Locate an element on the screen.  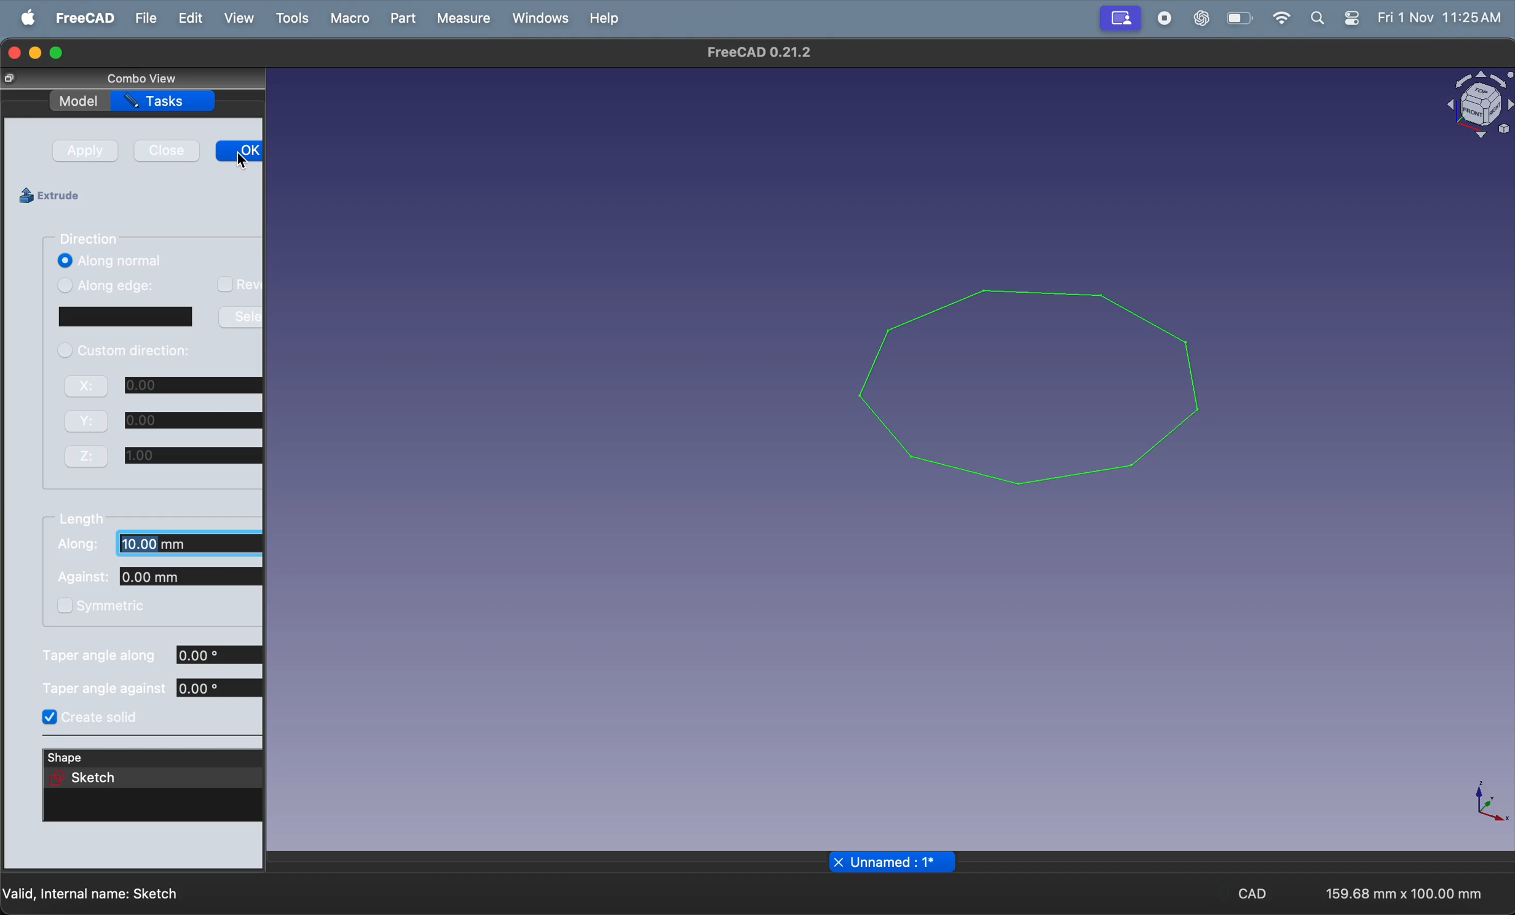
apple widgets is located at coordinates (1351, 17).